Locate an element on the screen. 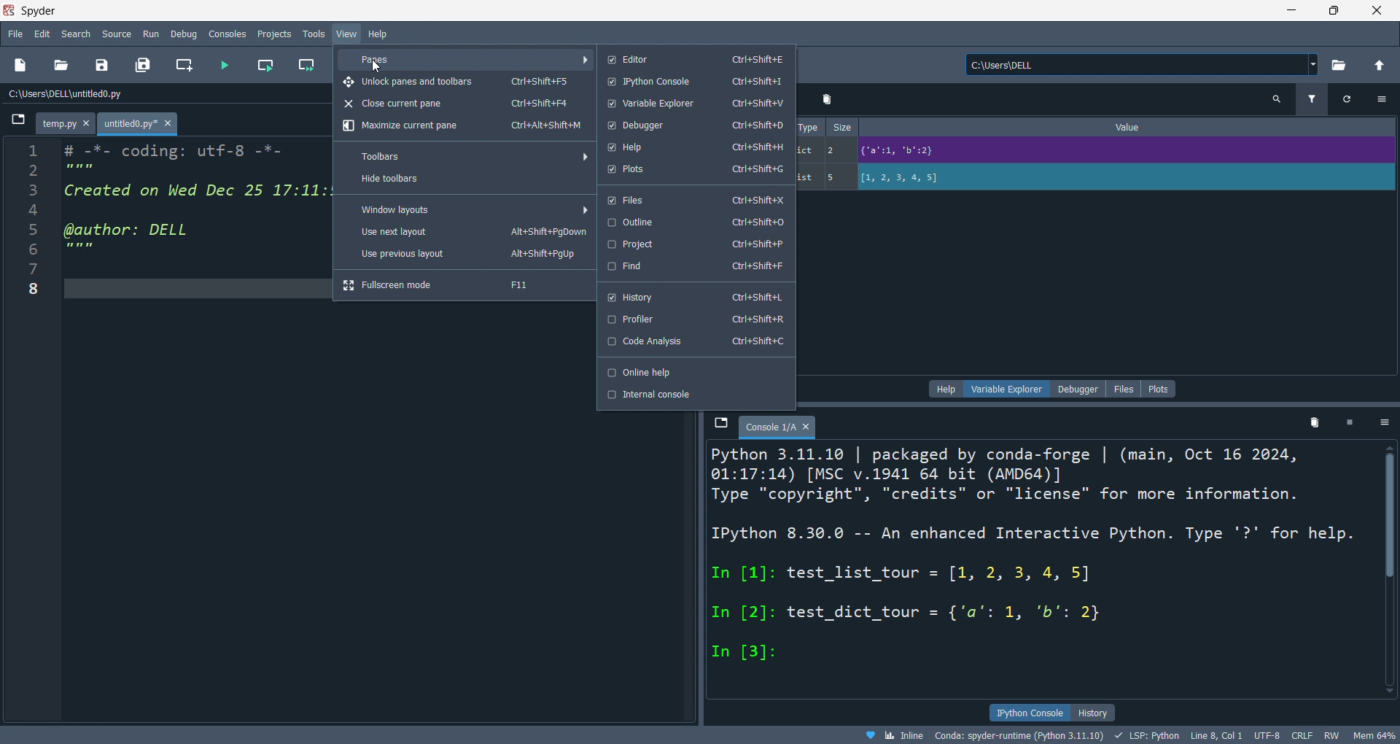 This screenshot has height=744, width=1400. cursor position is located at coordinates (1216, 736).